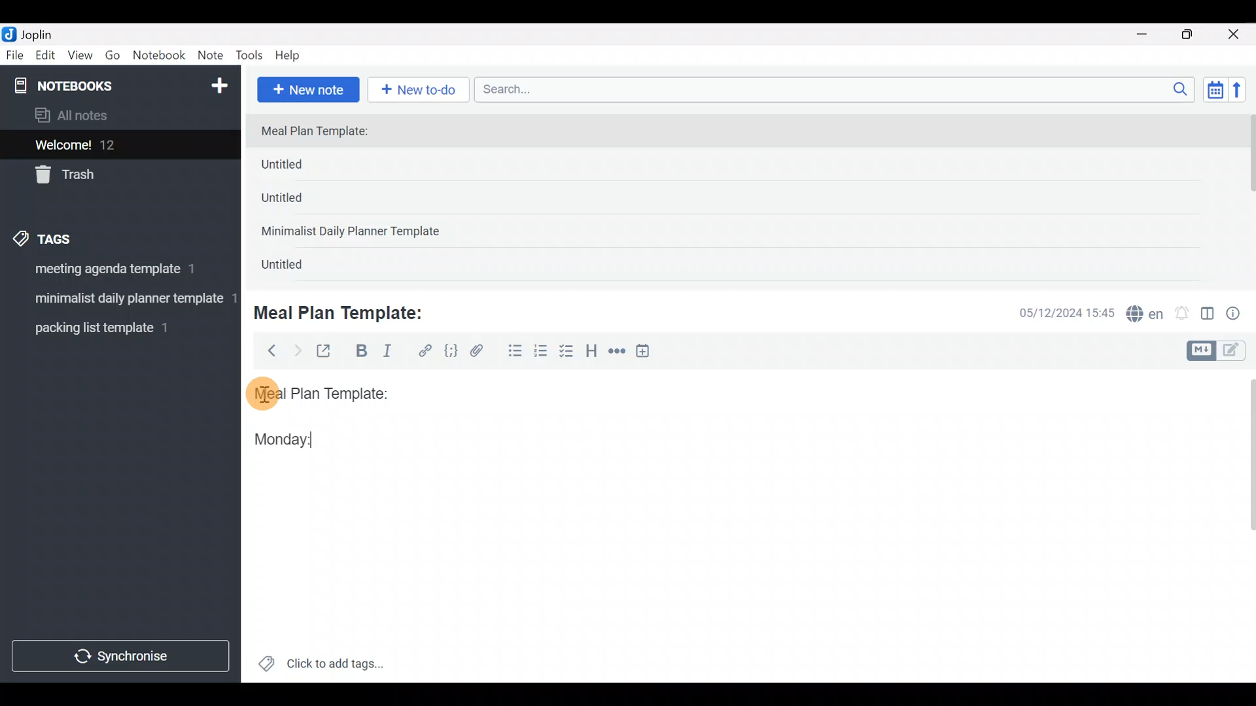 This screenshot has width=1256, height=706. I want to click on Scroll bar, so click(1242, 526).